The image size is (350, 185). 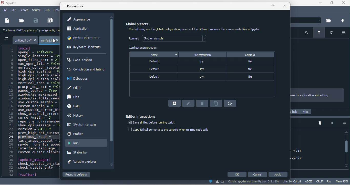 I want to click on new parameter, so click(x=175, y=103).